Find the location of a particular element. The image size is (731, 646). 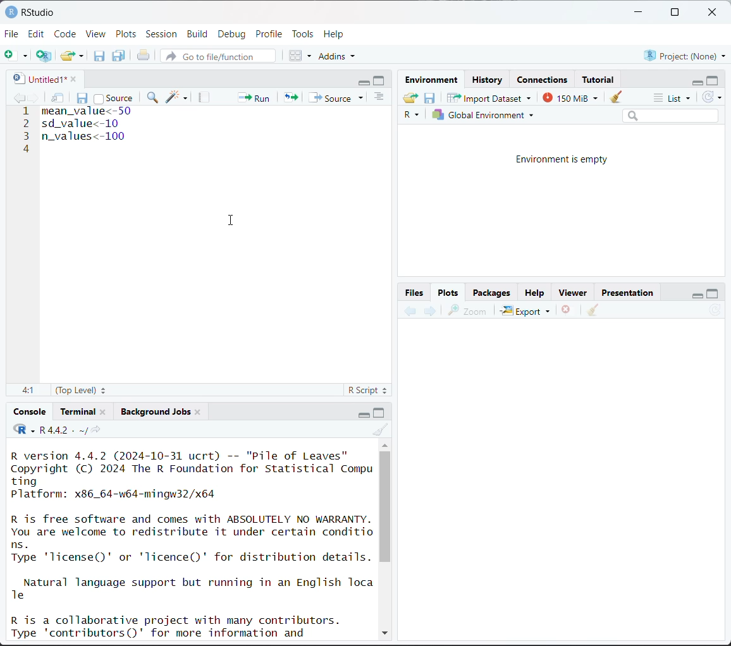

n_values<-100 is located at coordinates (84, 137).